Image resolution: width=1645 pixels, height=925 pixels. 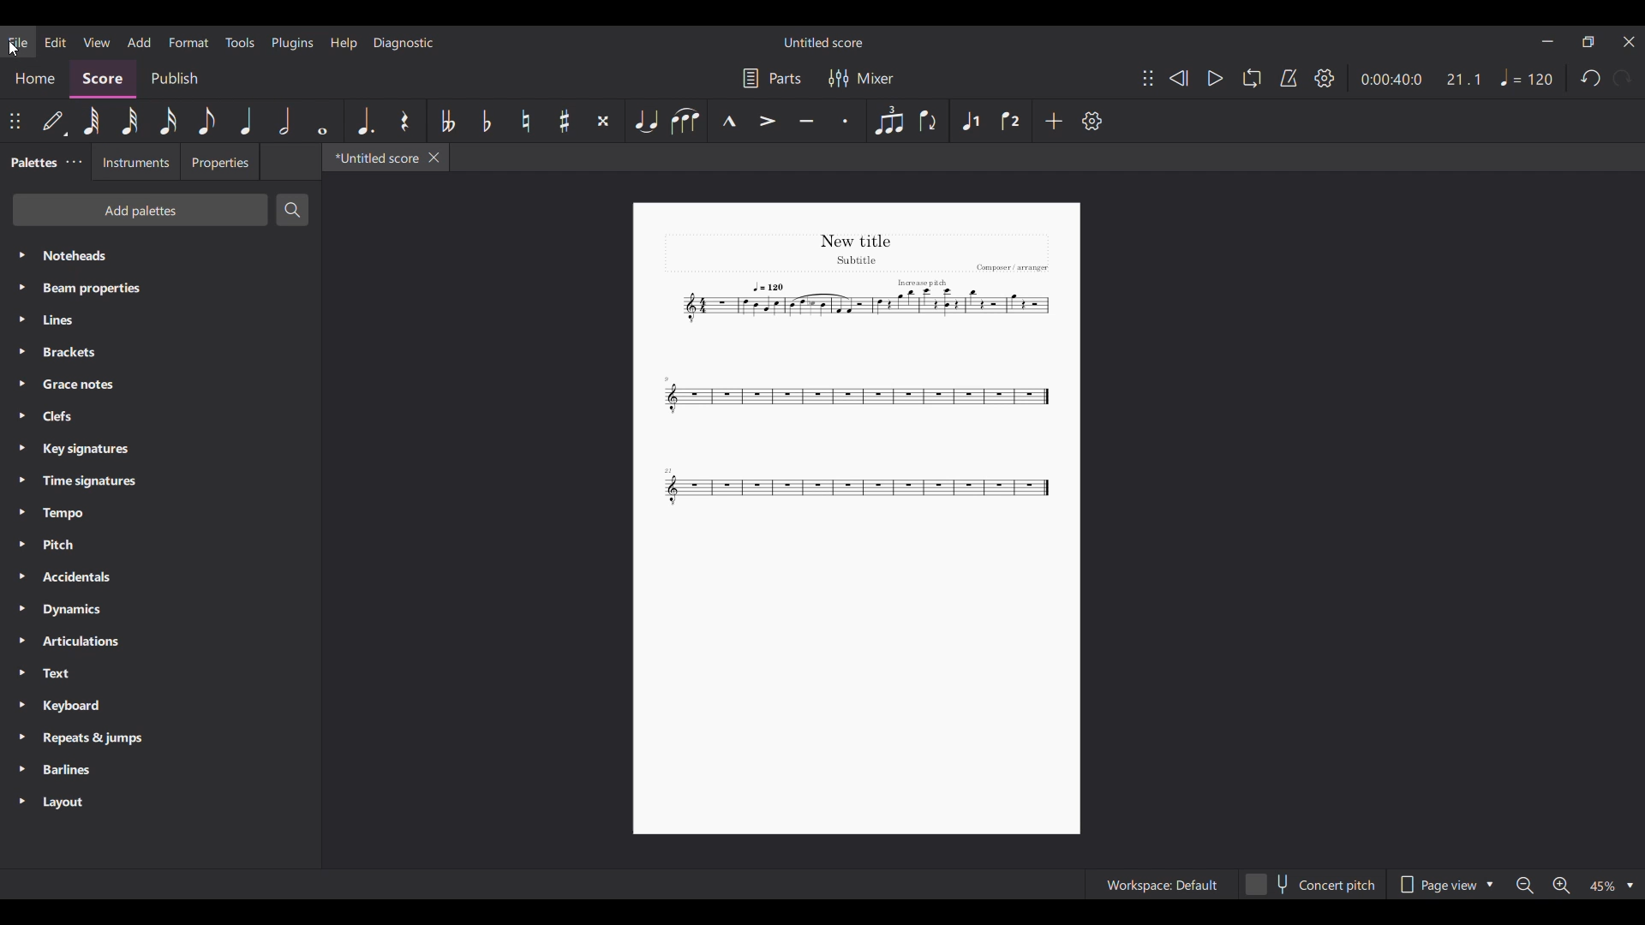 What do you see at coordinates (1217, 78) in the screenshot?
I see `Play` at bounding box center [1217, 78].